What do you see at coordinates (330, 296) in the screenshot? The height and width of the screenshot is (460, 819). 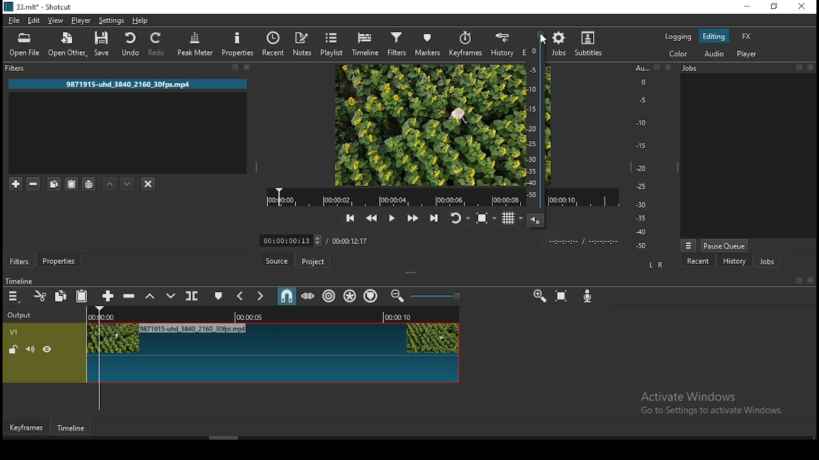 I see `ripple` at bounding box center [330, 296].